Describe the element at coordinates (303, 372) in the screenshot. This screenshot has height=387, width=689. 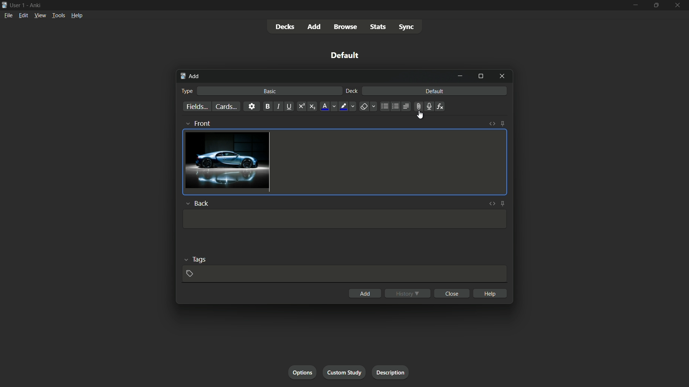
I see `options` at that location.